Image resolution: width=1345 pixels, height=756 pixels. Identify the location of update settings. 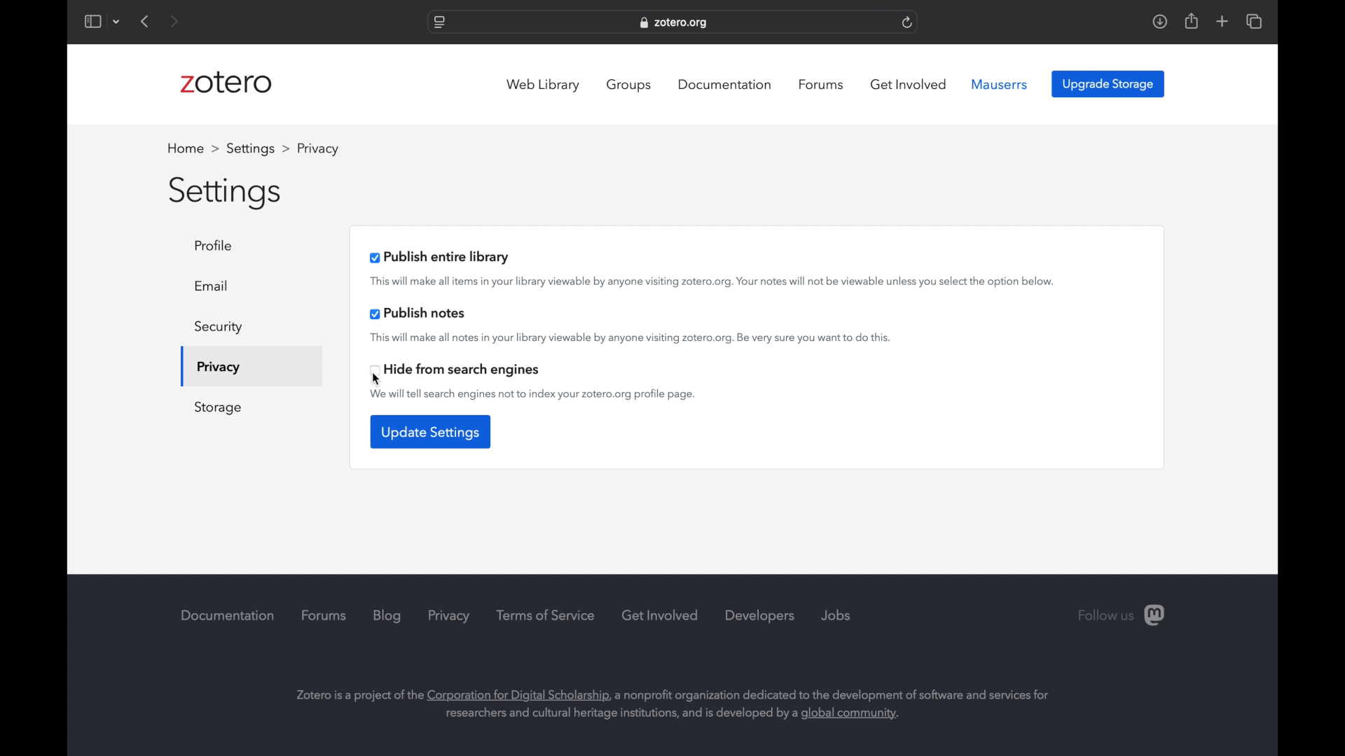
(432, 430).